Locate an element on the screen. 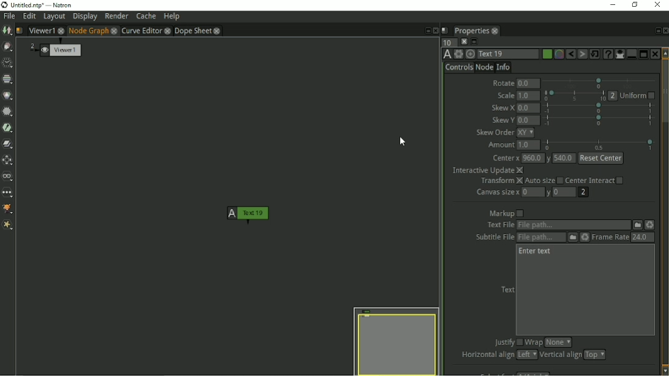  Node is located at coordinates (484, 67).